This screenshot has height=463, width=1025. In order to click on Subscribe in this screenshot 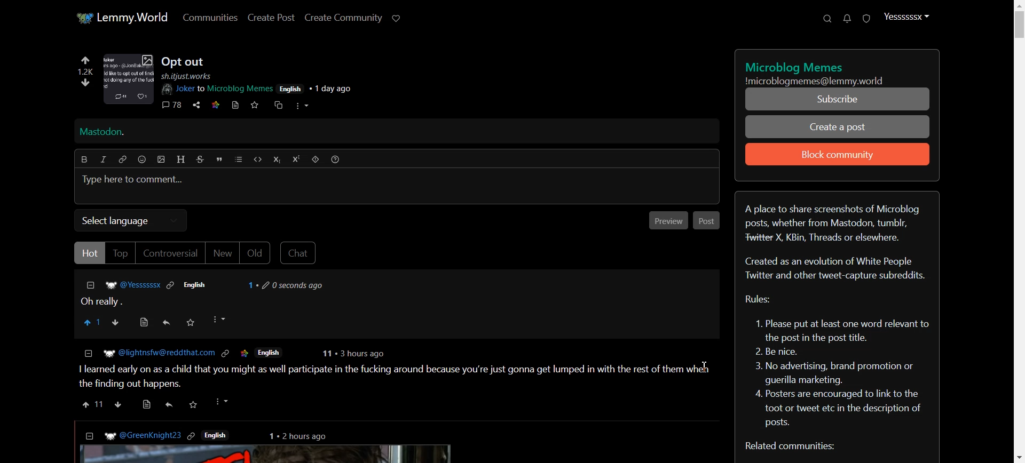, I will do `click(836, 99)`.